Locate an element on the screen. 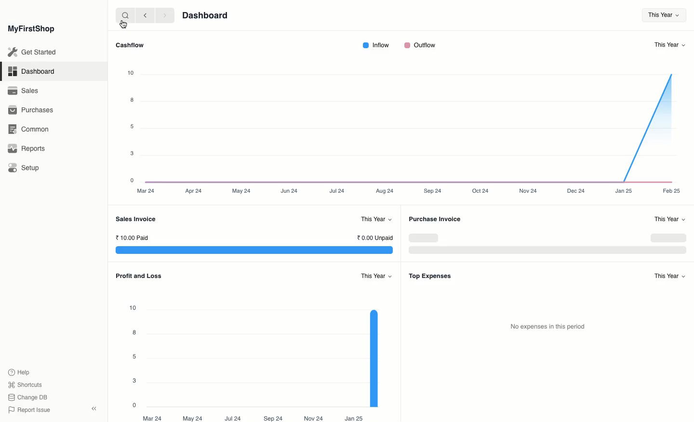  Sales Invoice is located at coordinates (136, 219).